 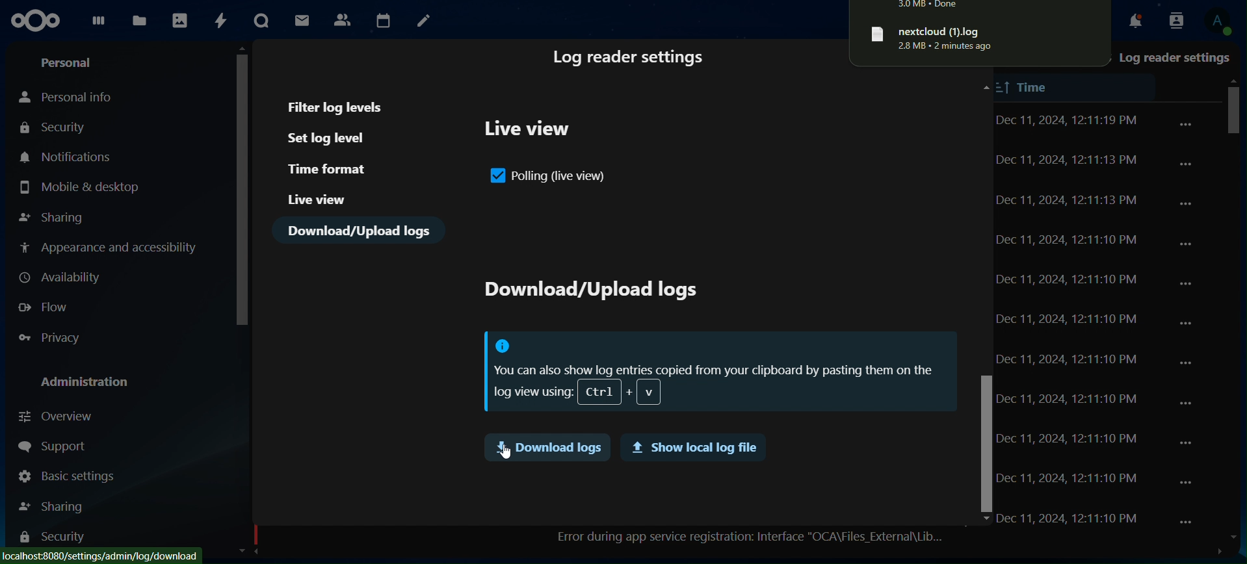 I want to click on copy + paste log view information, so click(x=717, y=372).